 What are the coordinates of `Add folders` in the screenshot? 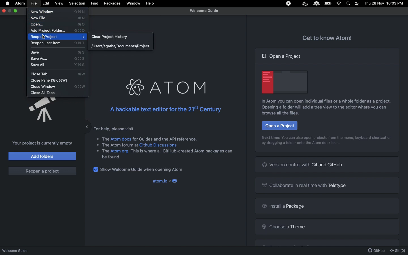 It's located at (42, 156).